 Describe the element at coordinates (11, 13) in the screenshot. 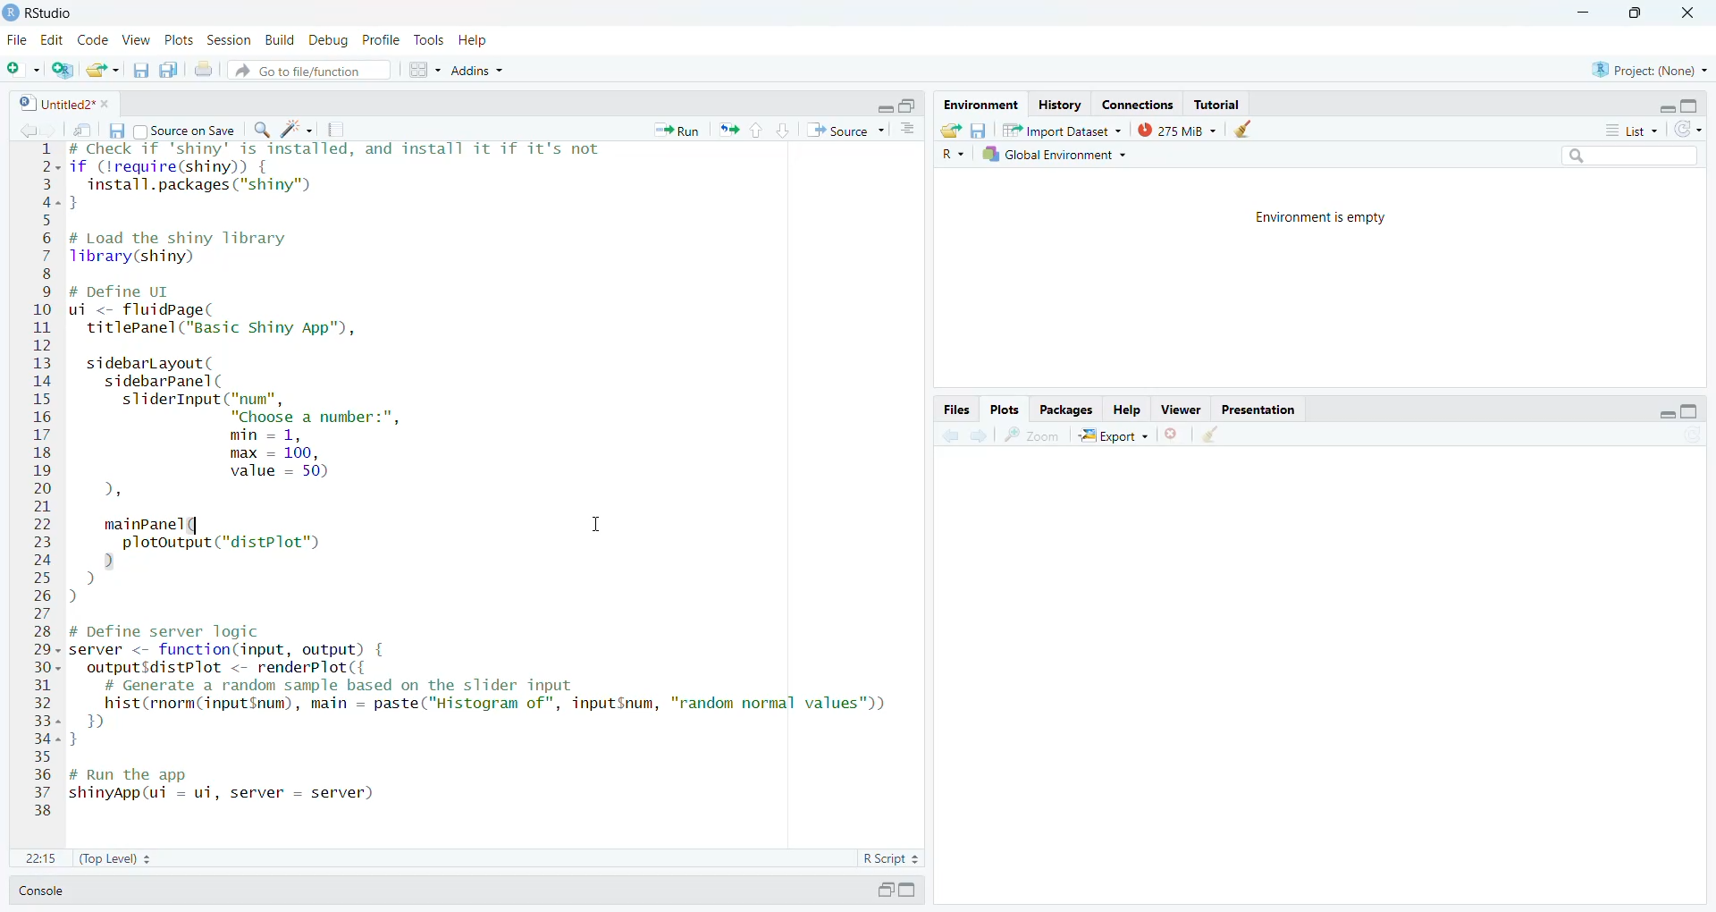

I see `logo` at that location.